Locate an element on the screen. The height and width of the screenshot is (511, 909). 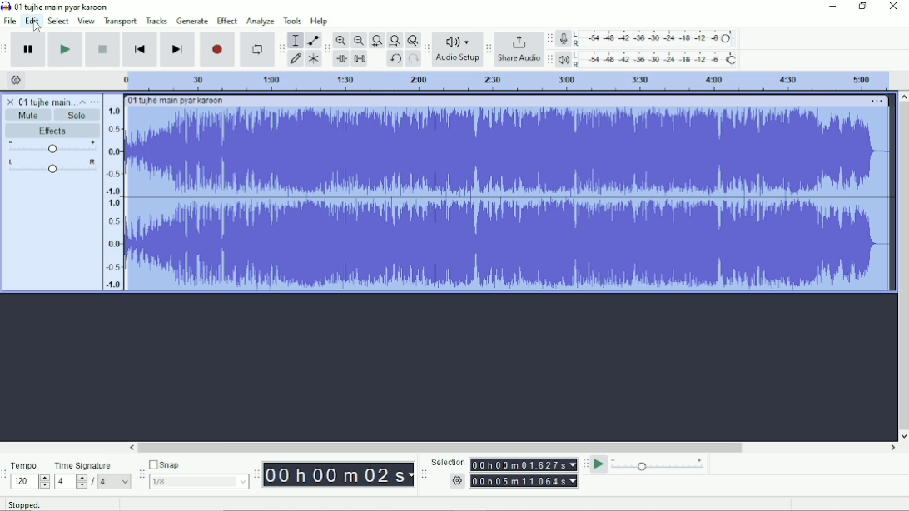
Fit selection to width is located at coordinates (376, 40).